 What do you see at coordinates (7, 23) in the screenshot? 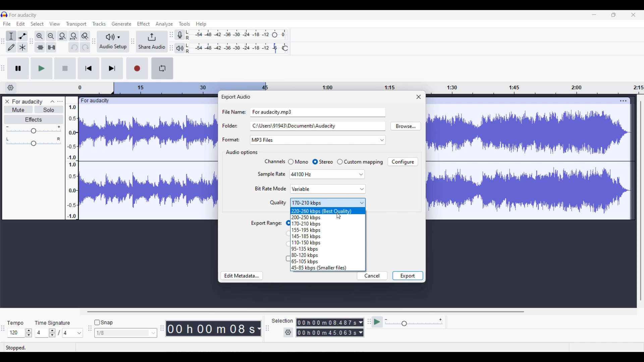
I see `File menu` at bounding box center [7, 23].